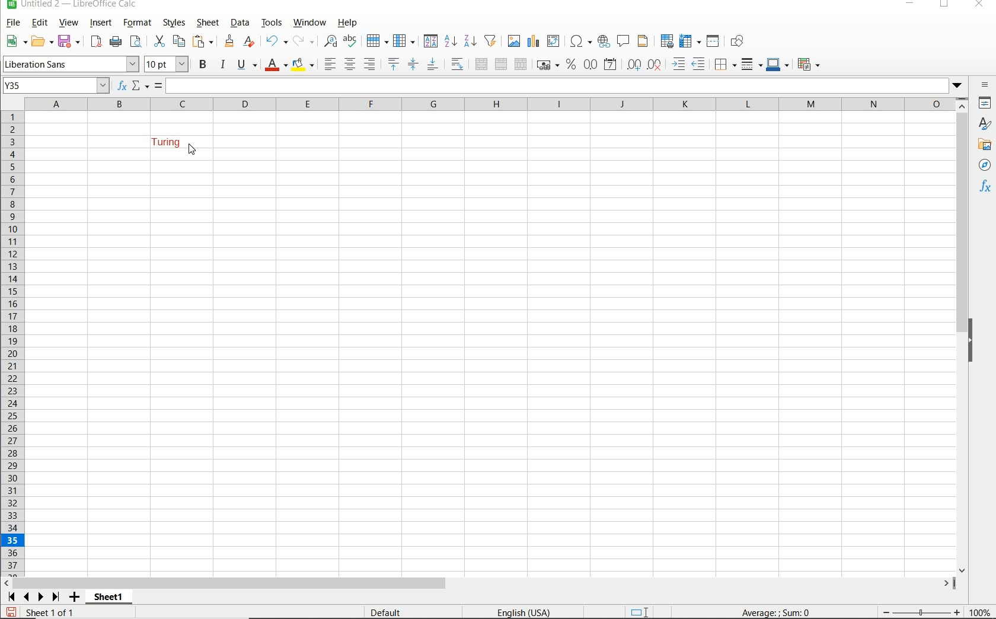 Image resolution: width=996 pixels, height=619 pixels. I want to click on FIND AND REPLACE, so click(330, 42).